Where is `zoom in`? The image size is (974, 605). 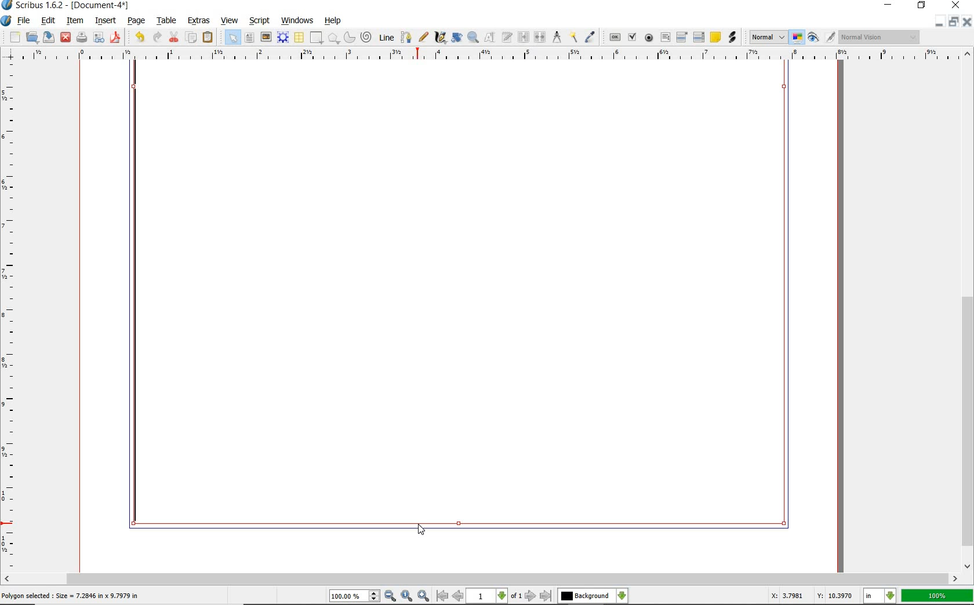
zoom in is located at coordinates (424, 596).